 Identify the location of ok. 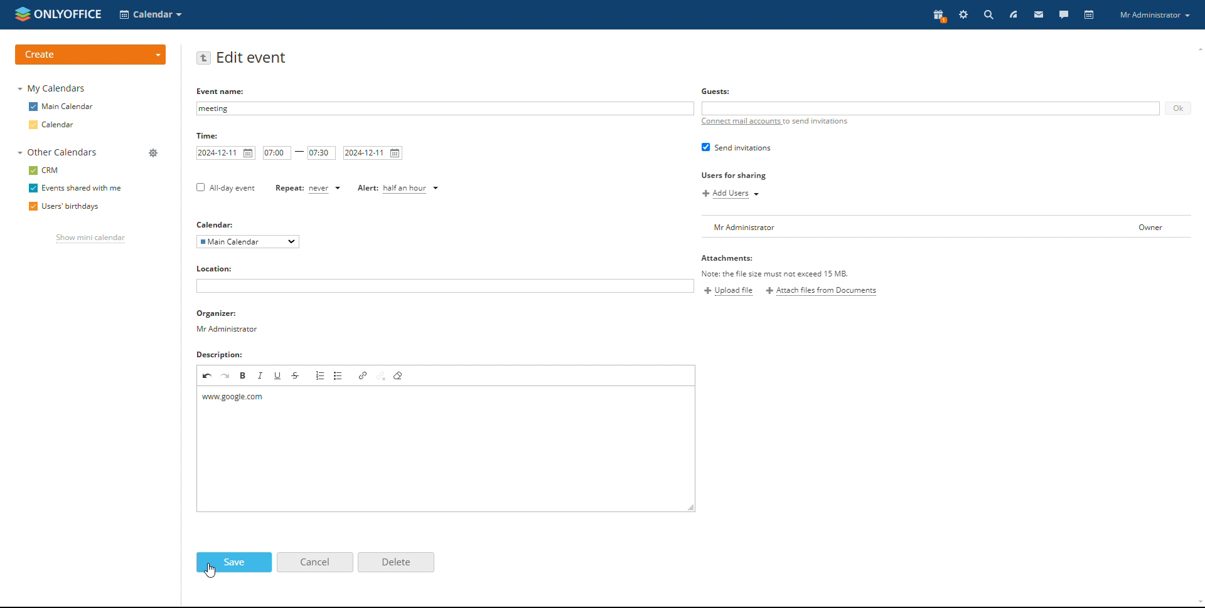
(1177, 108).